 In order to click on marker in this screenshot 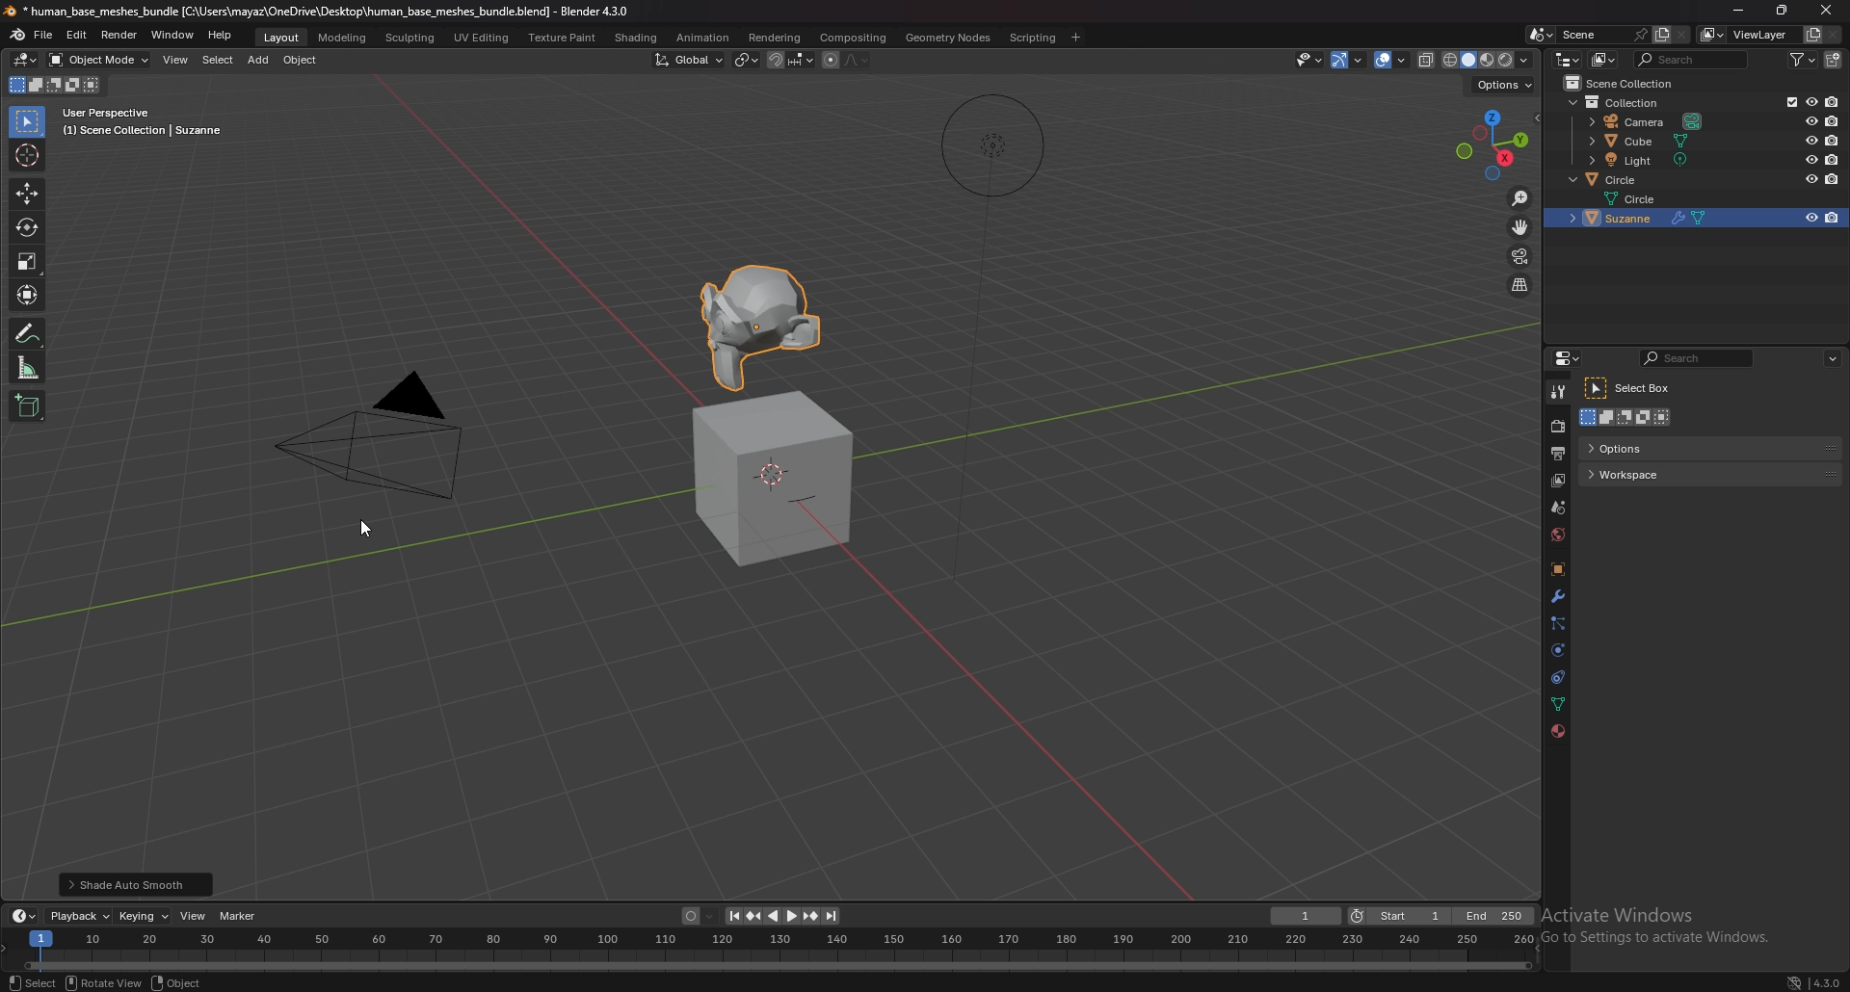, I will do `click(238, 916)`.